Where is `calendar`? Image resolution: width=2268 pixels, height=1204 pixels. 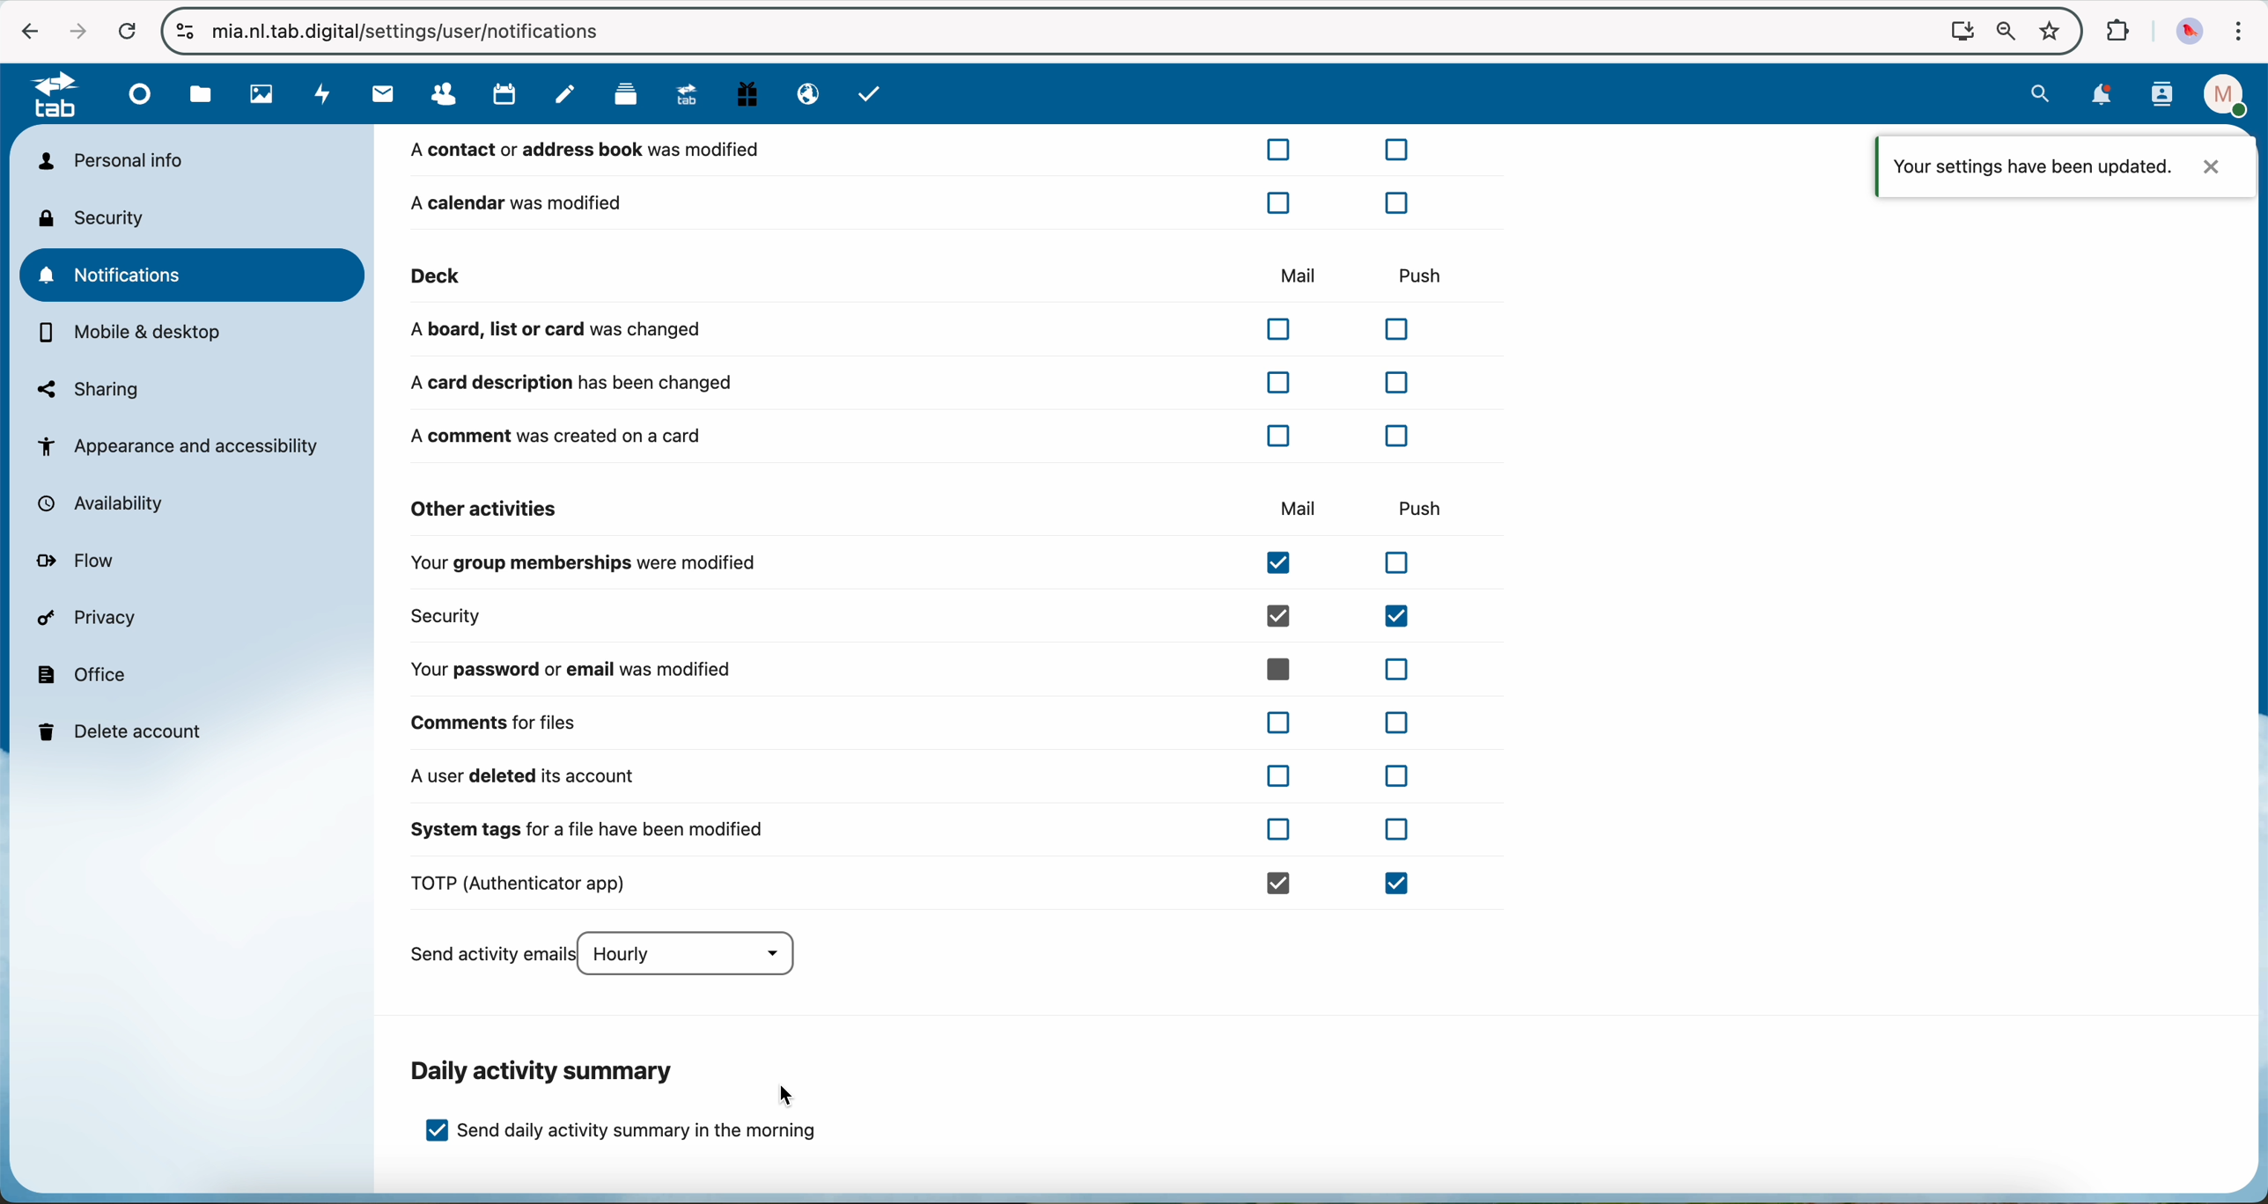 calendar is located at coordinates (506, 95).